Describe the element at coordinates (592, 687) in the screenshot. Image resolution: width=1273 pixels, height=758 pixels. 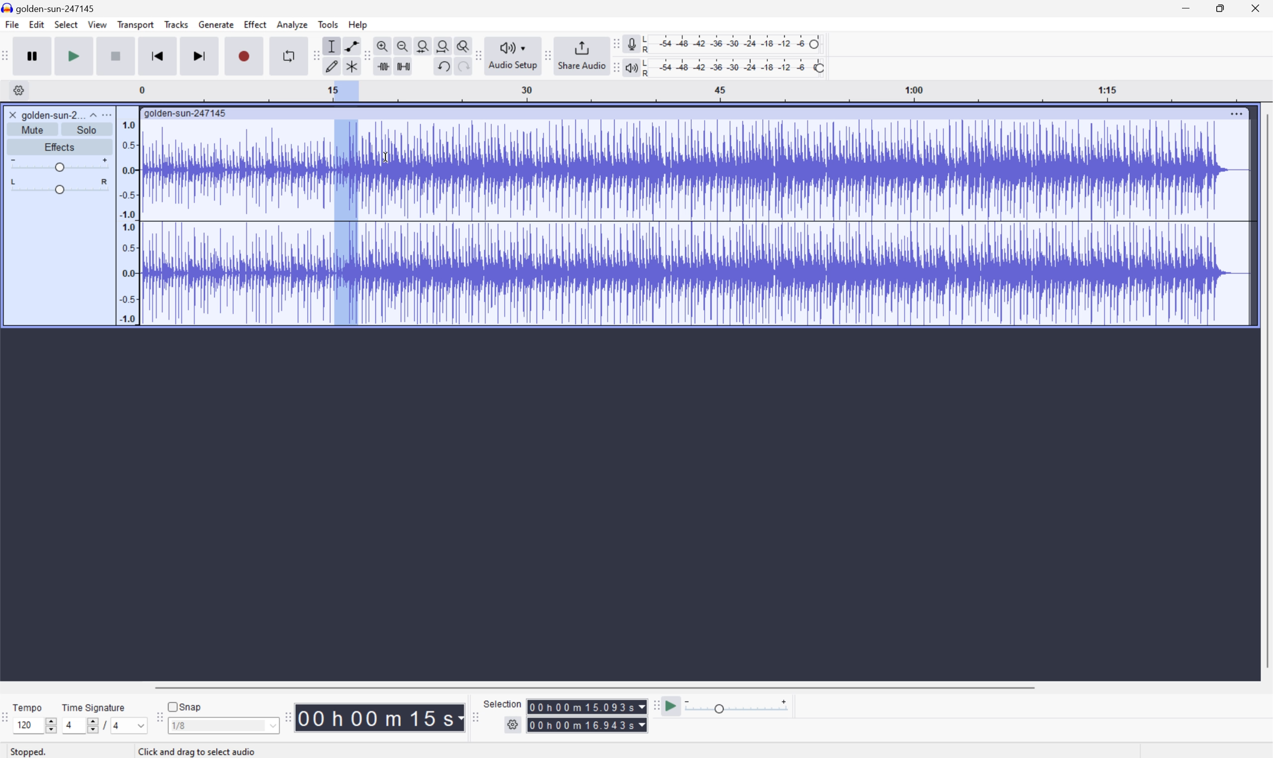
I see `Scroll bar` at that location.